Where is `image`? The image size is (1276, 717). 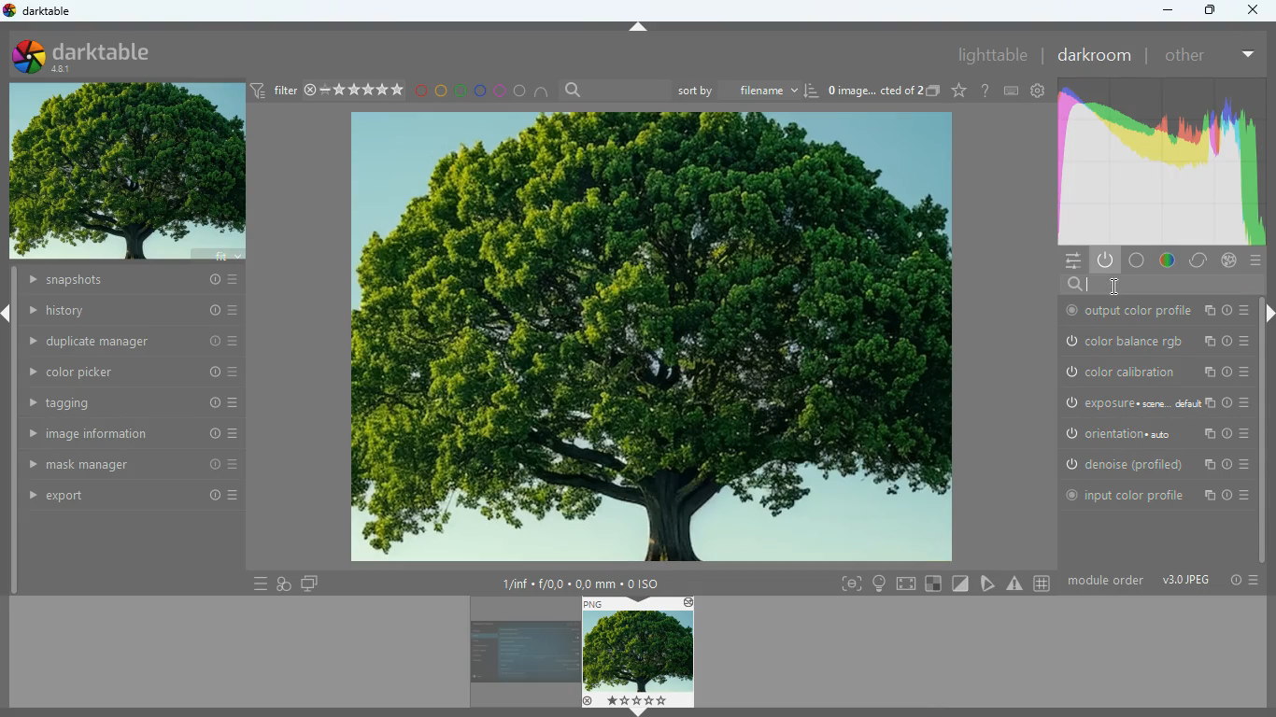
image is located at coordinates (125, 170).